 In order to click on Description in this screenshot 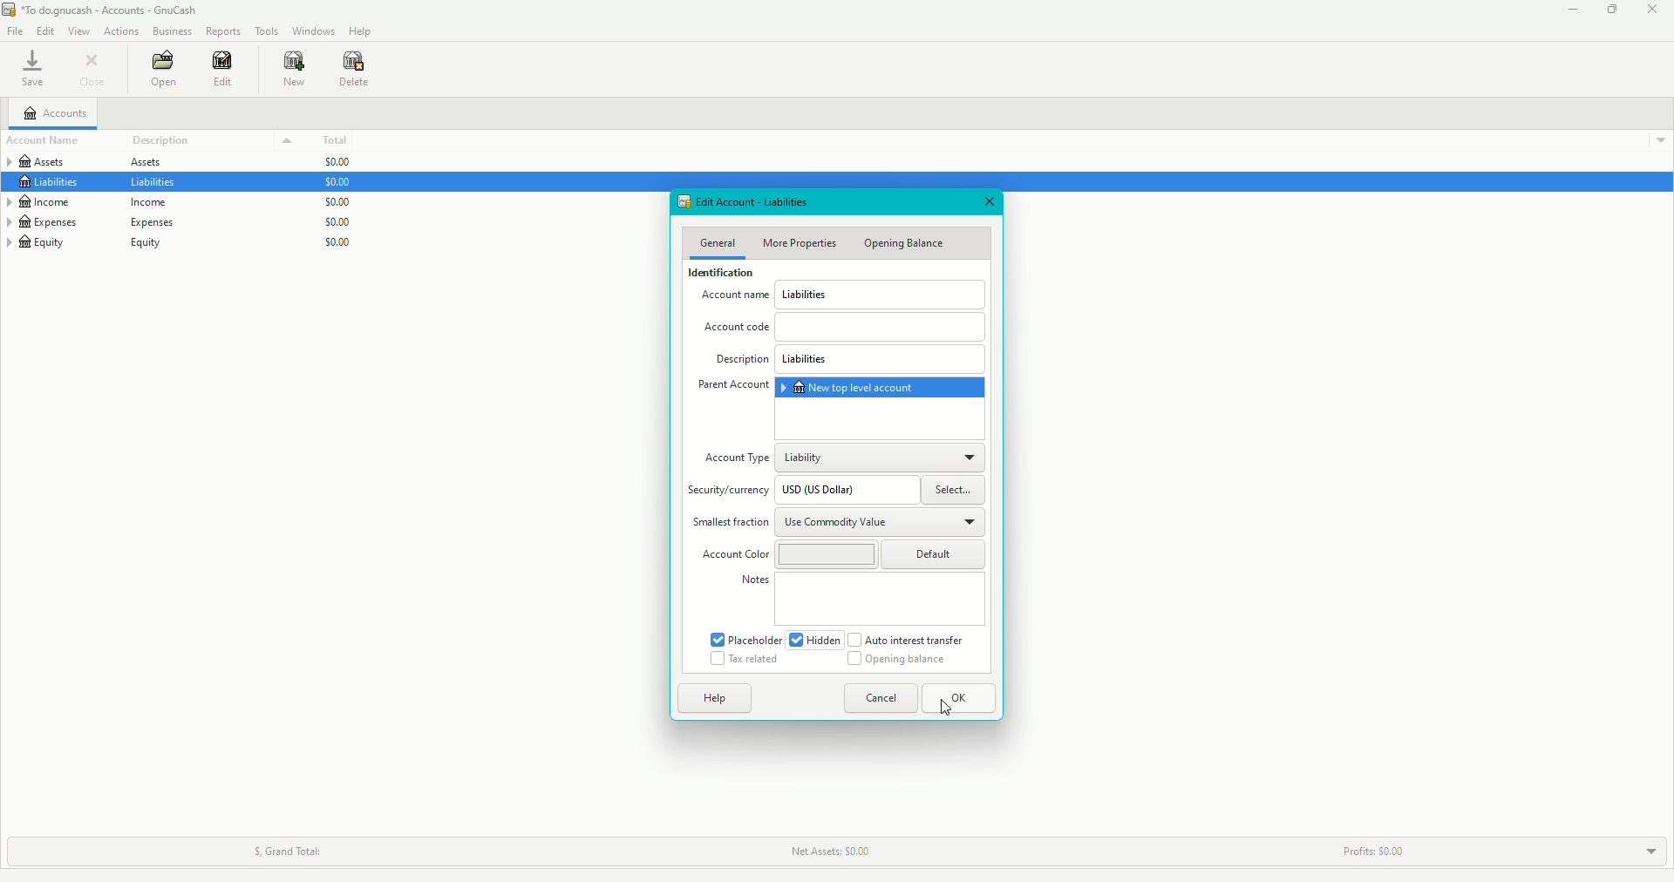, I will do `click(166, 139)`.